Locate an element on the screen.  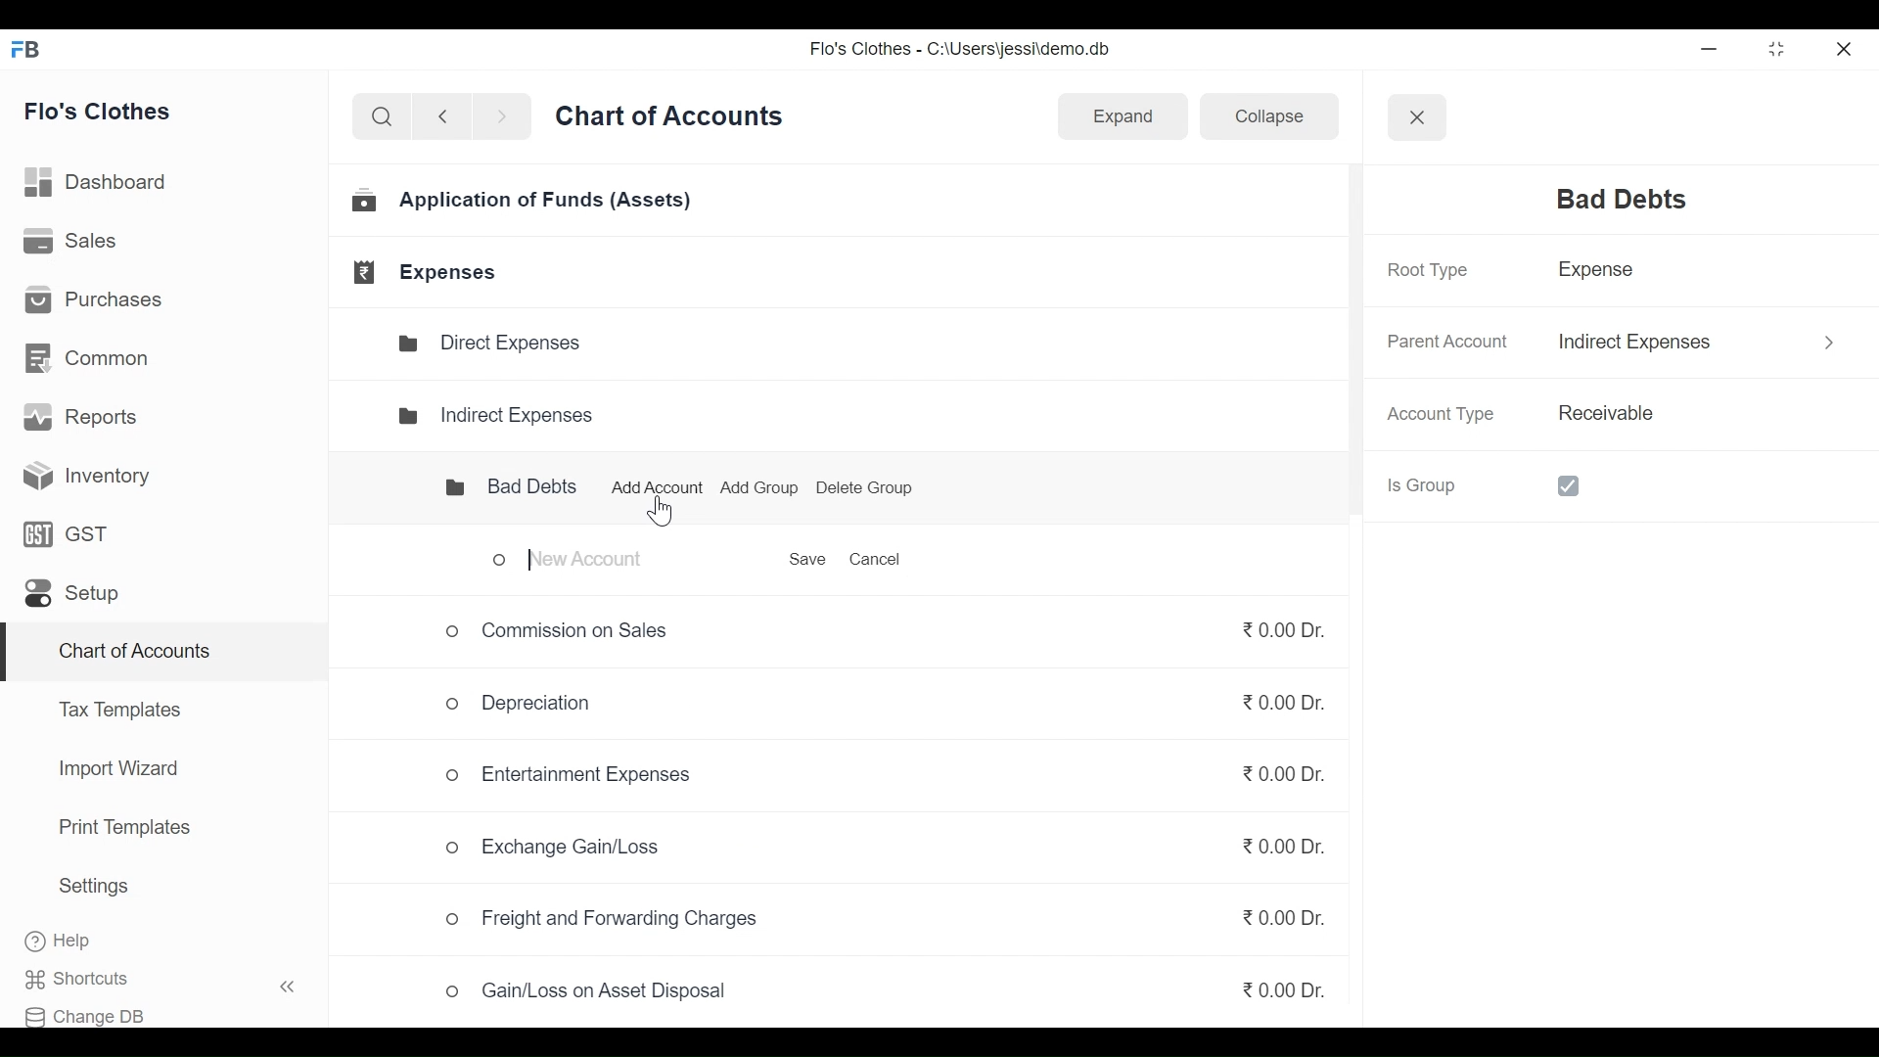
More options is located at coordinates (1820, 339).